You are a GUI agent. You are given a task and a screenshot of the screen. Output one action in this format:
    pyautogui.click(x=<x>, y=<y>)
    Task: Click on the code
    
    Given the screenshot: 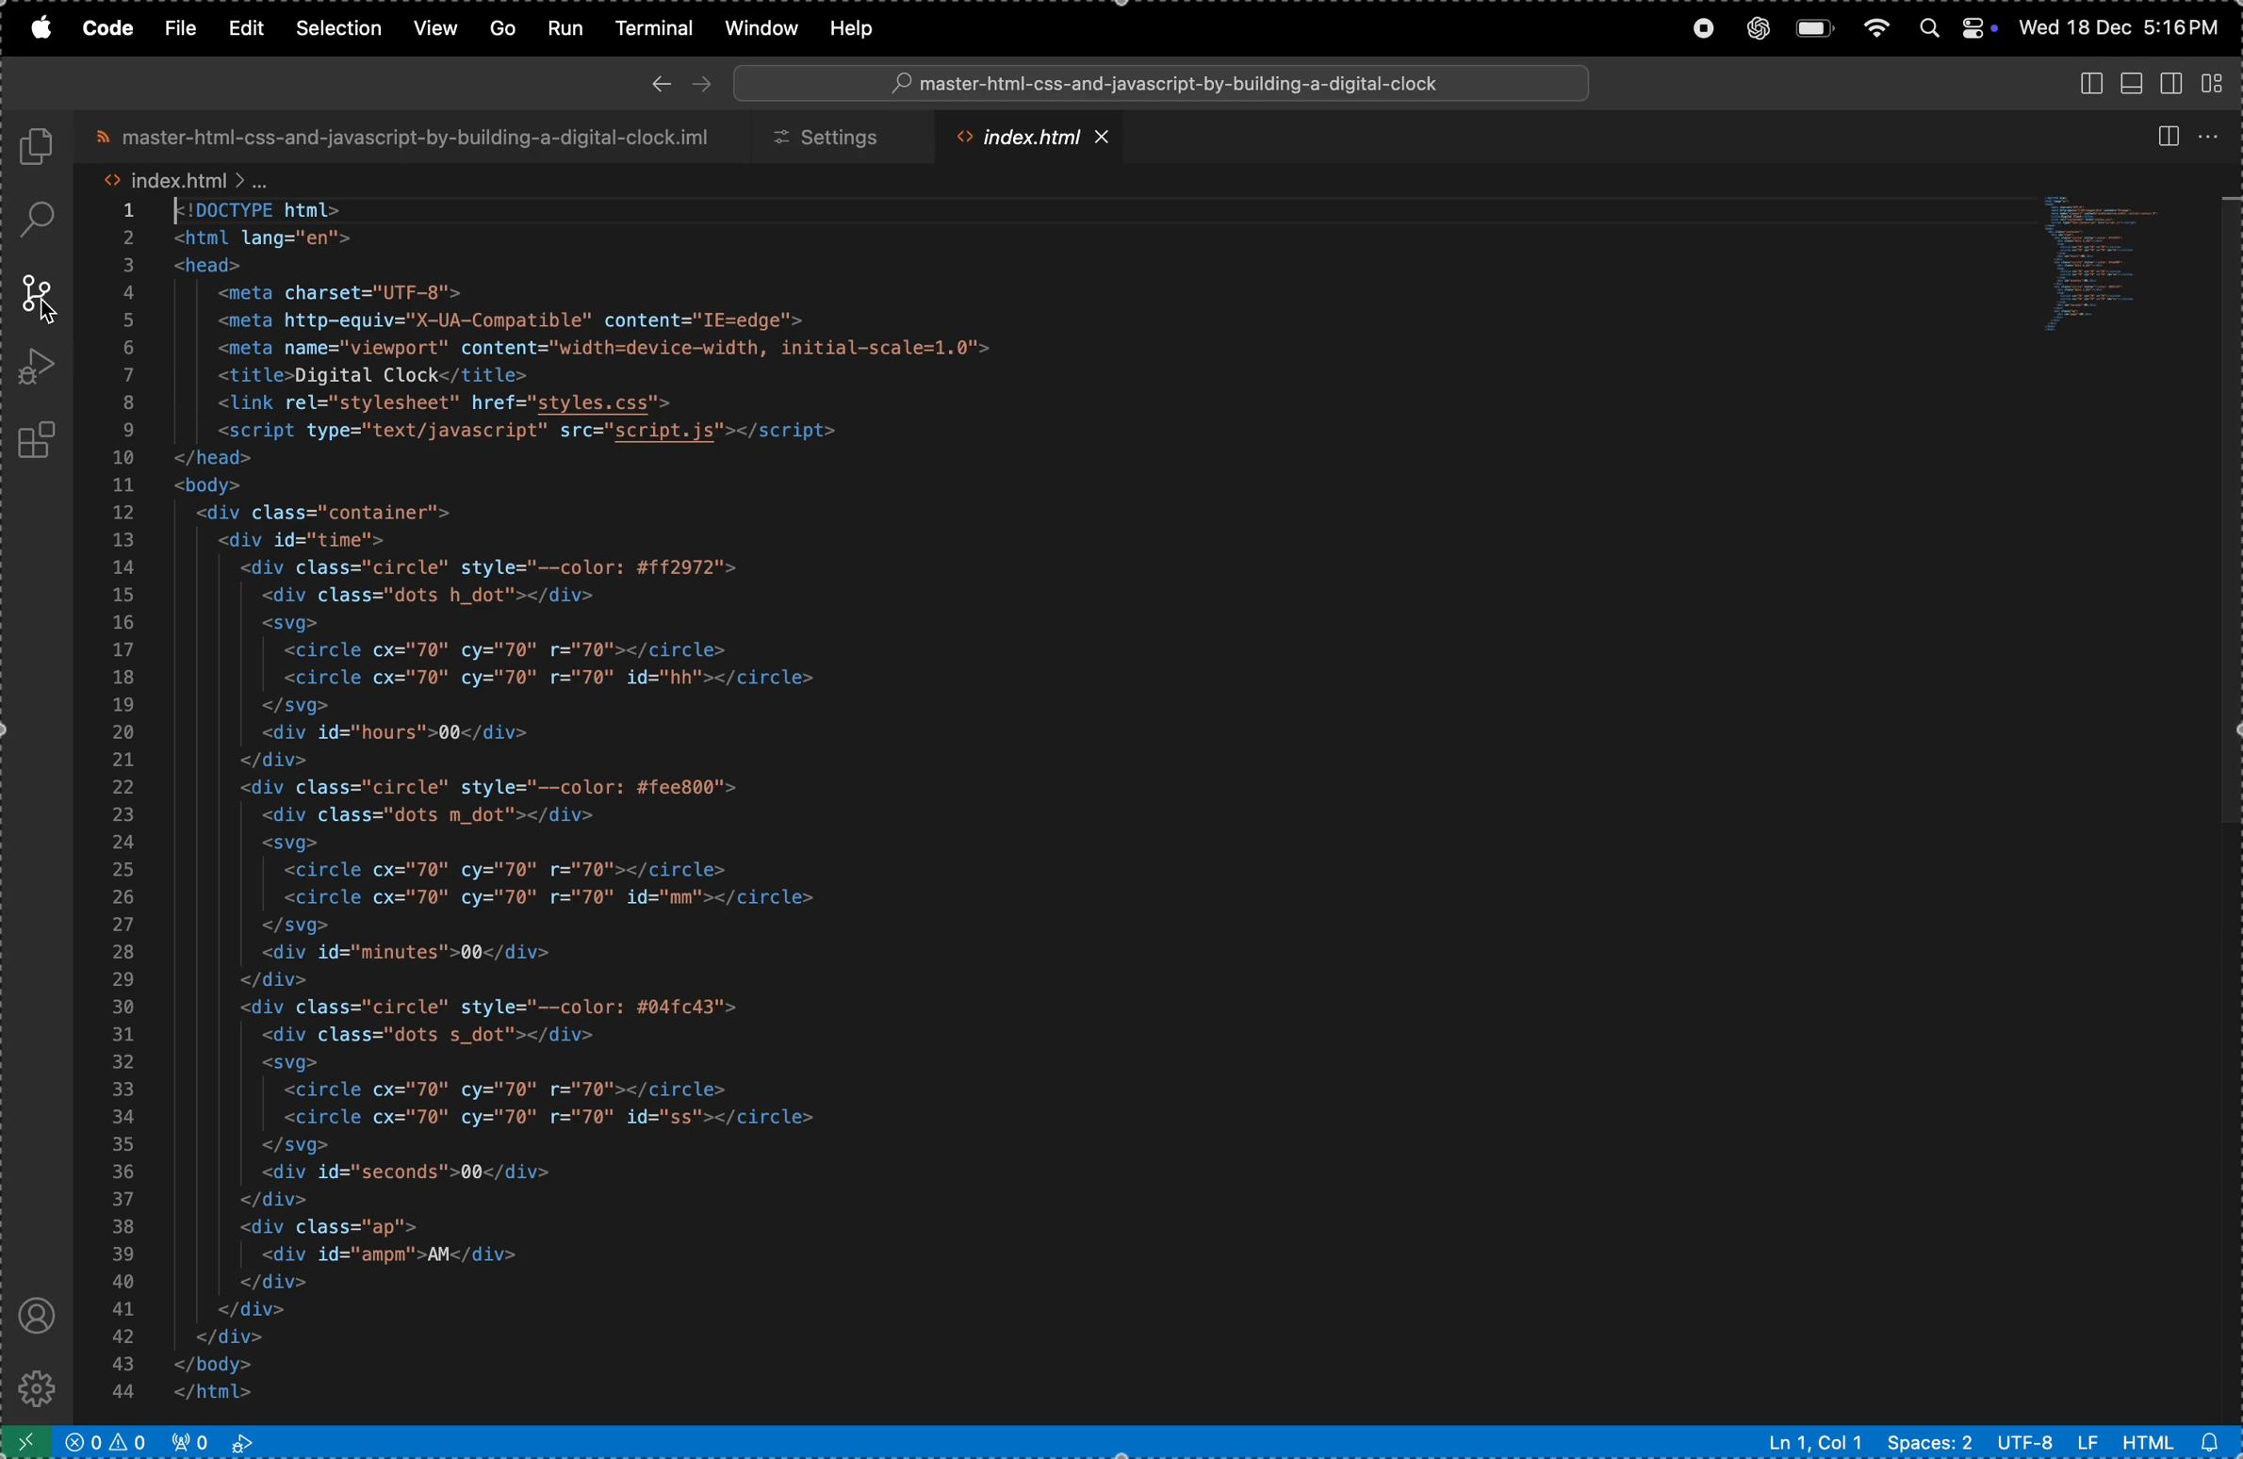 What is the action you would take?
    pyautogui.click(x=111, y=29)
    